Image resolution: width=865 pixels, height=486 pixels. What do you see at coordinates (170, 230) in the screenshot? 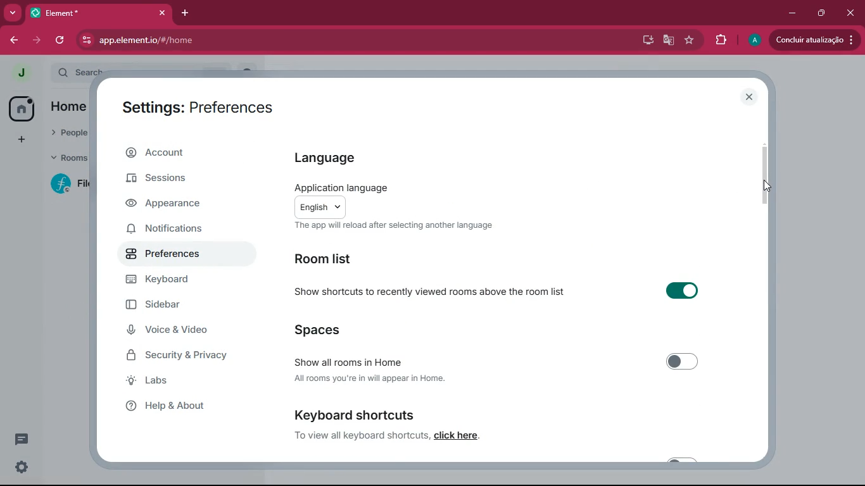
I see `notifications` at bounding box center [170, 230].